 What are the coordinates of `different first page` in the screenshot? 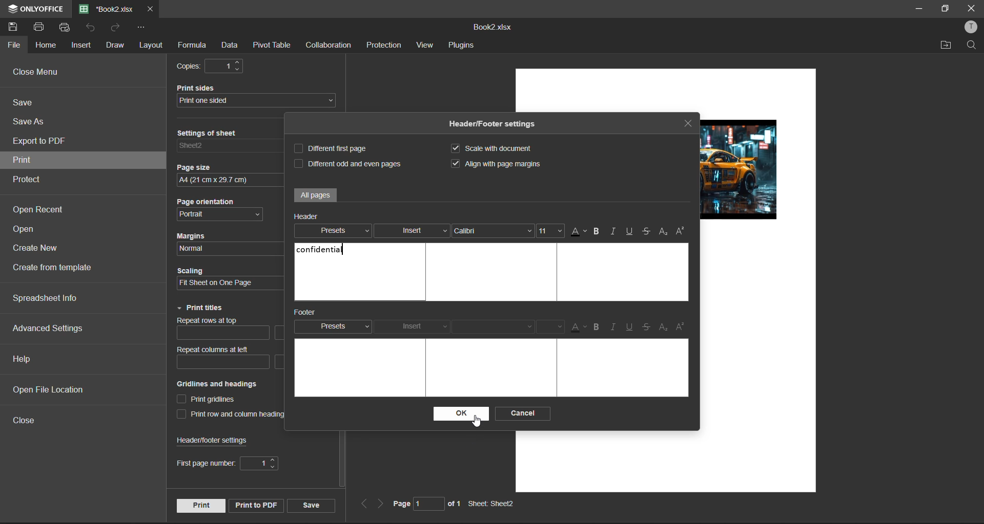 It's located at (334, 149).